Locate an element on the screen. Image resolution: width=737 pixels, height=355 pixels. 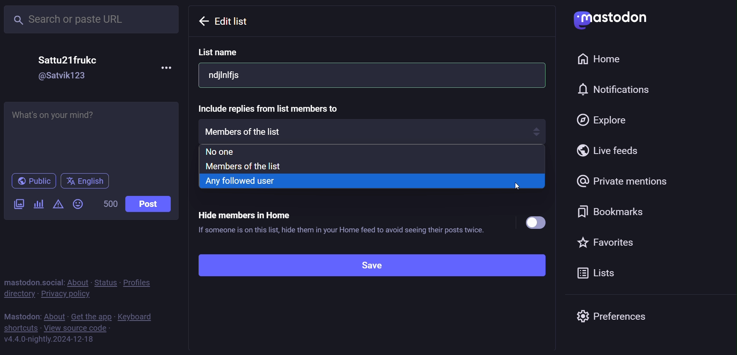
Whats on your mind is located at coordinates (91, 134).